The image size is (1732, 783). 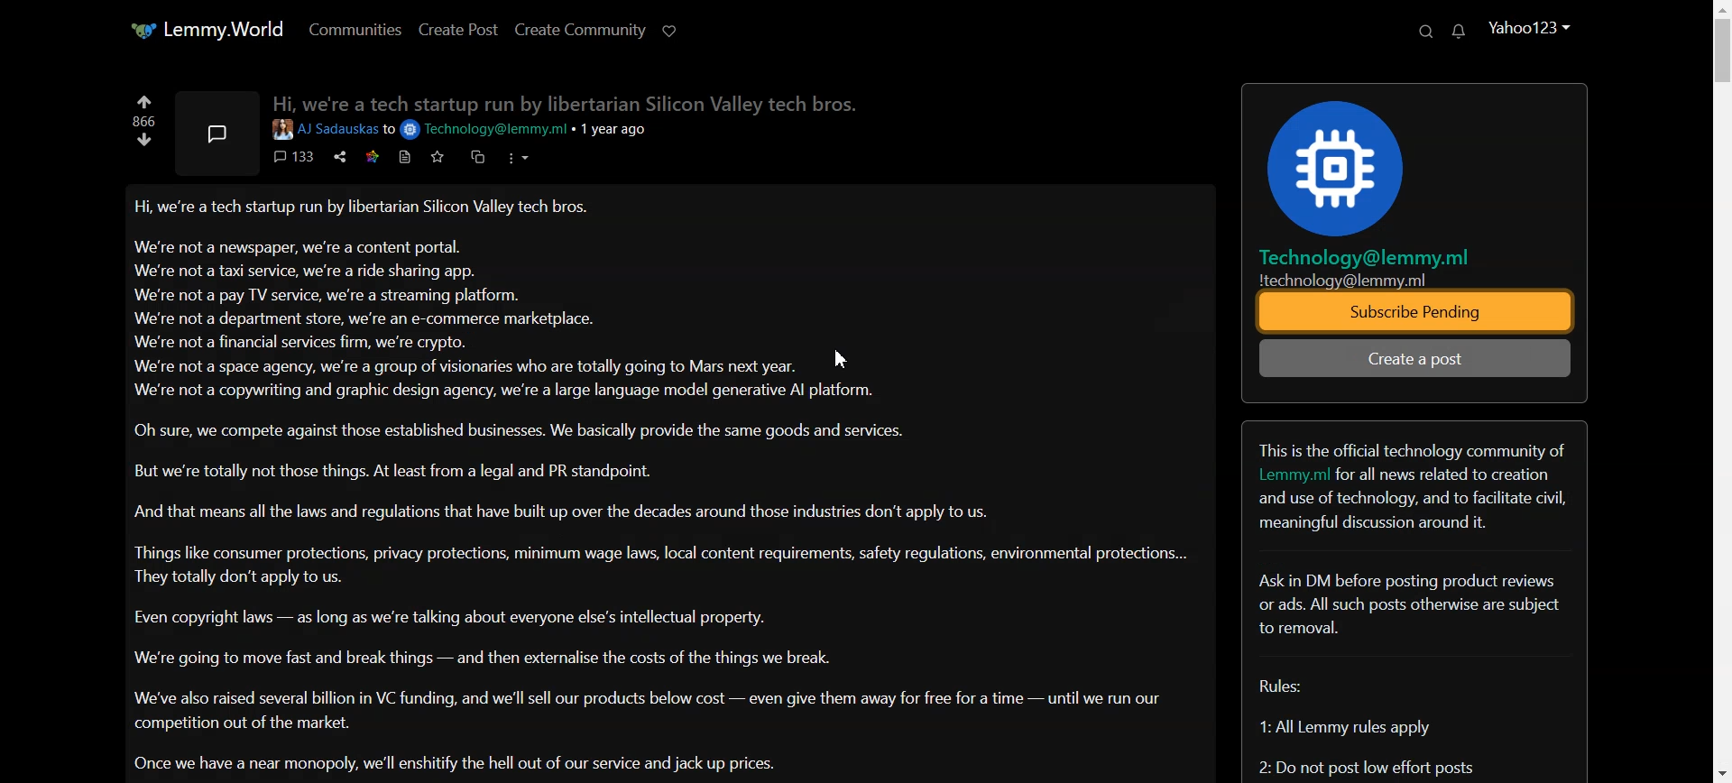 What do you see at coordinates (1721, 391) in the screenshot?
I see `Vertical scrollbar` at bounding box center [1721, 391].